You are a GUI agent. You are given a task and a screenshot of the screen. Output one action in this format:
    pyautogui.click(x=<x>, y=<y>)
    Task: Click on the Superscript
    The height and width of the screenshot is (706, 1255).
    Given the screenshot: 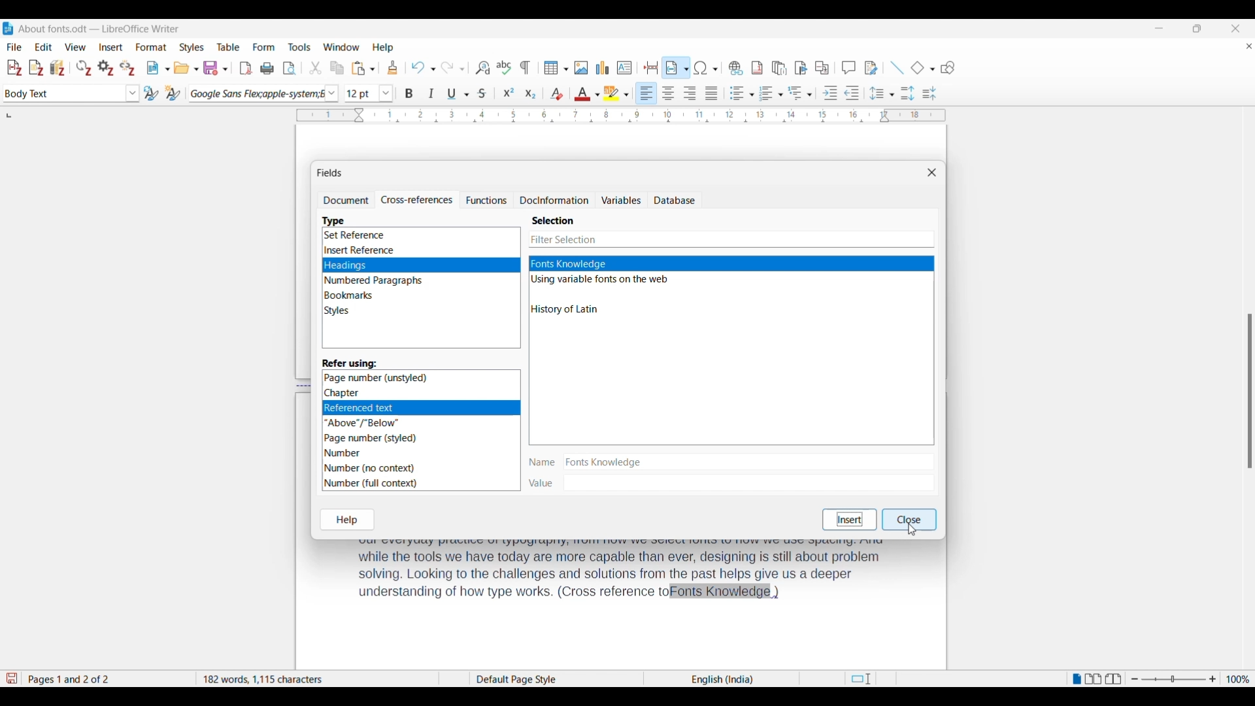 What is the action you would take?
    pyautogui.click(x=509, y=93)
    